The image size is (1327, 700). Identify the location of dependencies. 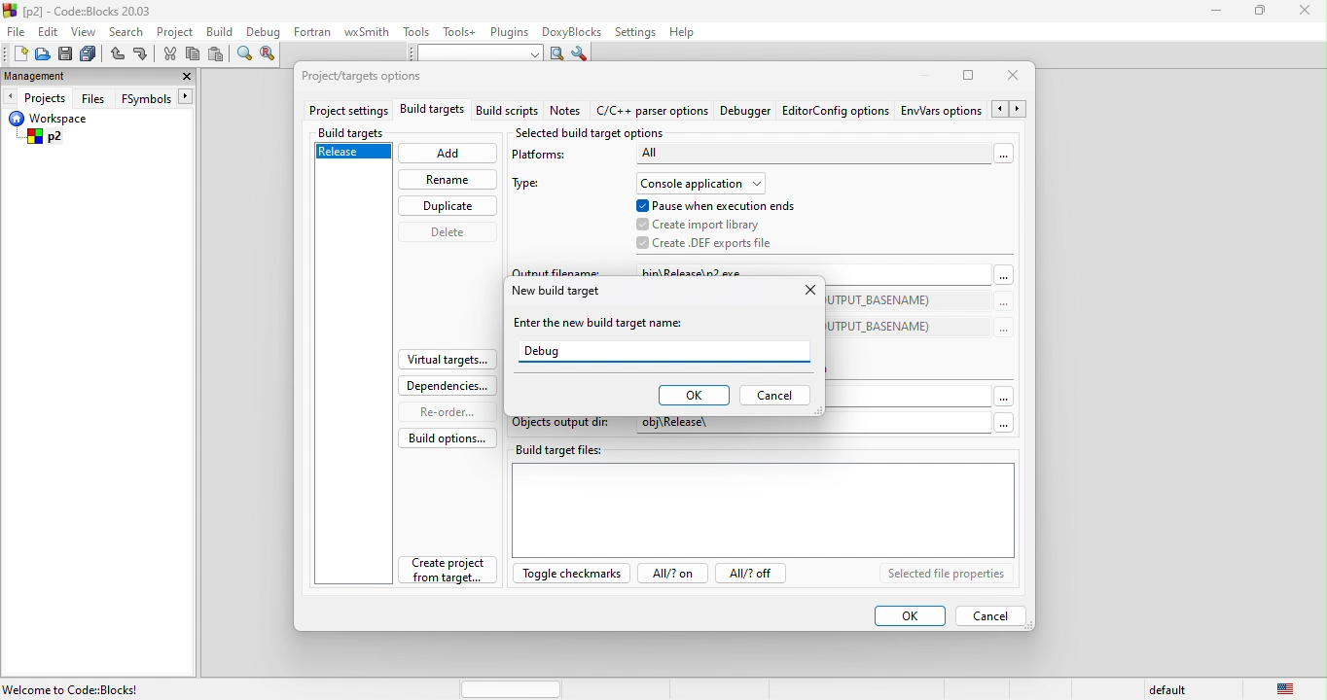
(448, 384).